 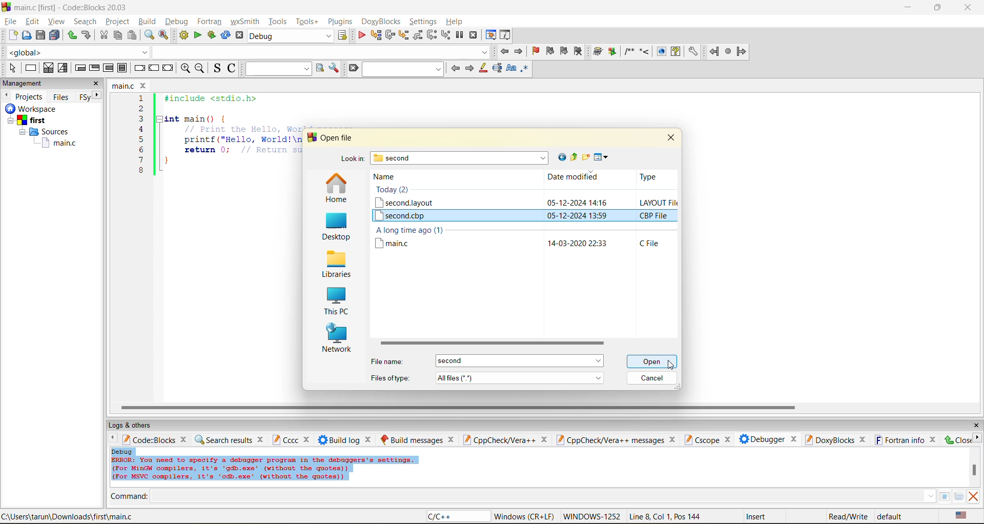 I want to click on date and time, so click(x=577, y=216).